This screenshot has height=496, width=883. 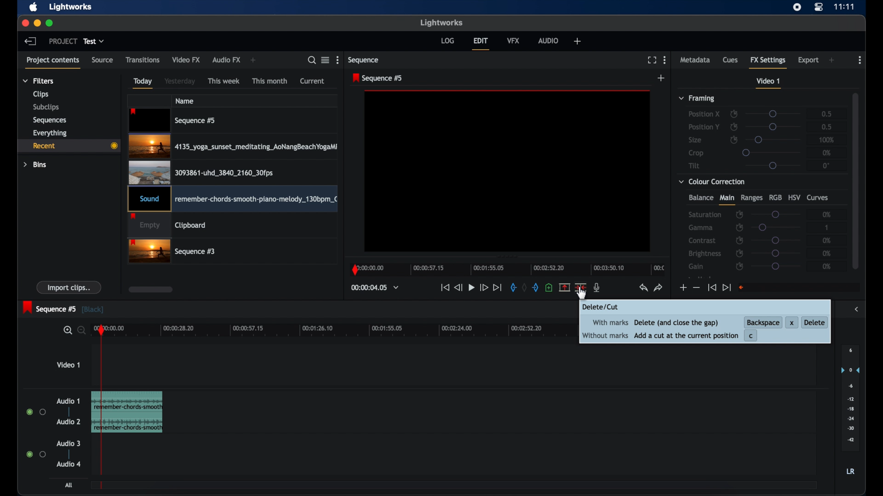 What do you see at coordinates (739, 240) in the screenshot?
I see `enable/disable keyframes` at bounding box center [739, 240].